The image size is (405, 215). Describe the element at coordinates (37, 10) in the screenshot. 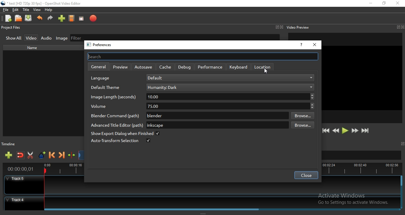

I see `View ` at that location.